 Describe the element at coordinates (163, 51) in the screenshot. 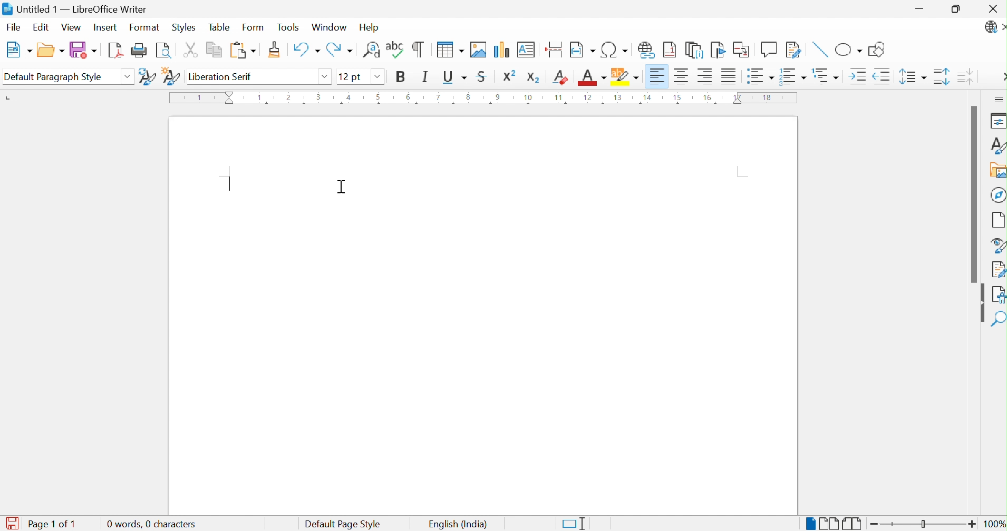

I see `Toggle Print Preview` at that location.